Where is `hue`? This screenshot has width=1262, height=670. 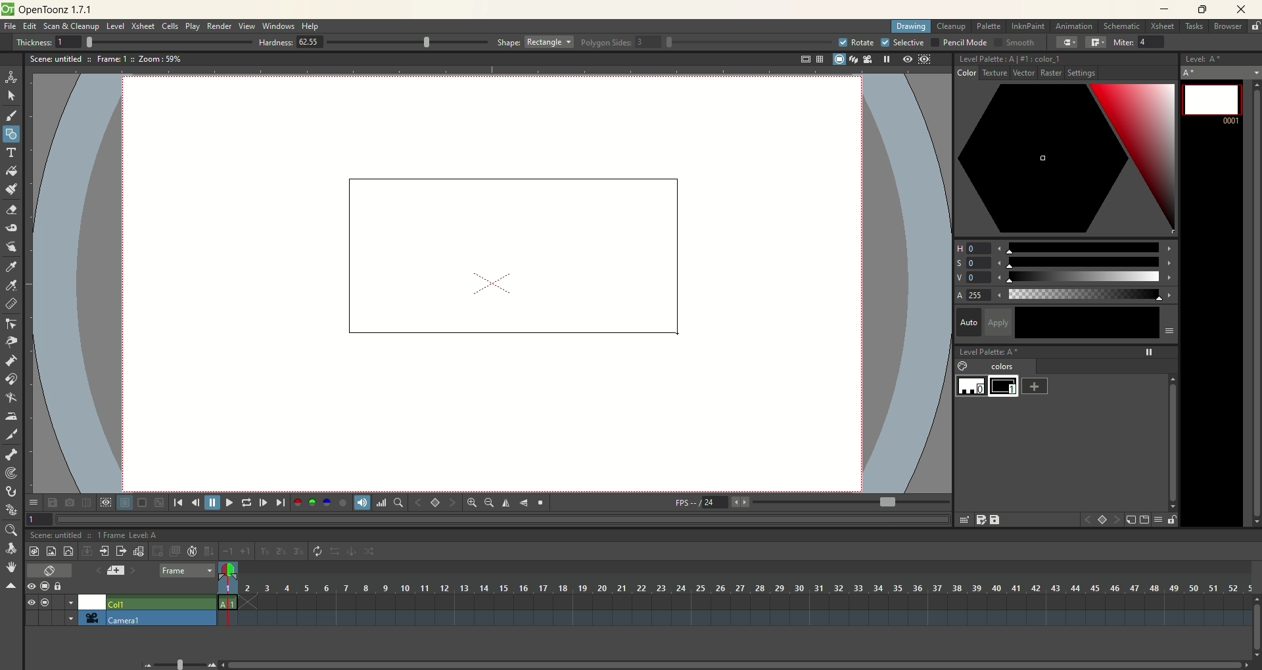 hue is located at coordinates (1065, 246).